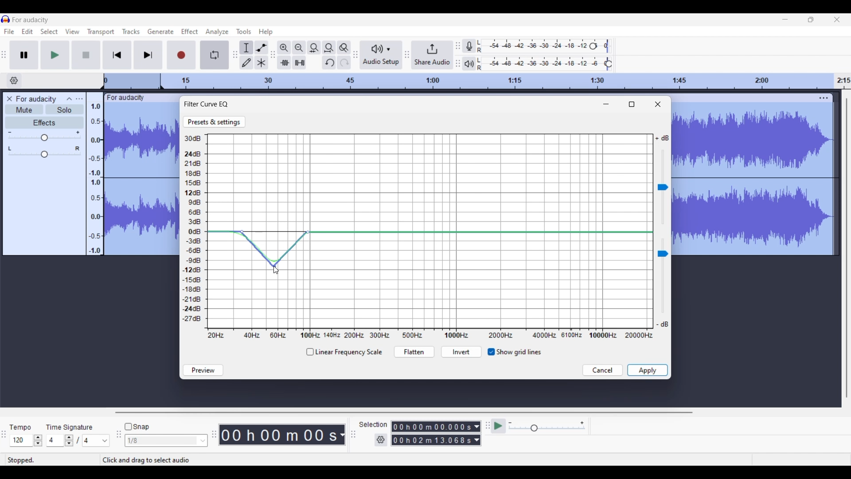 The height and width of the screenshot is (479, 851). I want to click on Fit selection to width, so click(314, 47).